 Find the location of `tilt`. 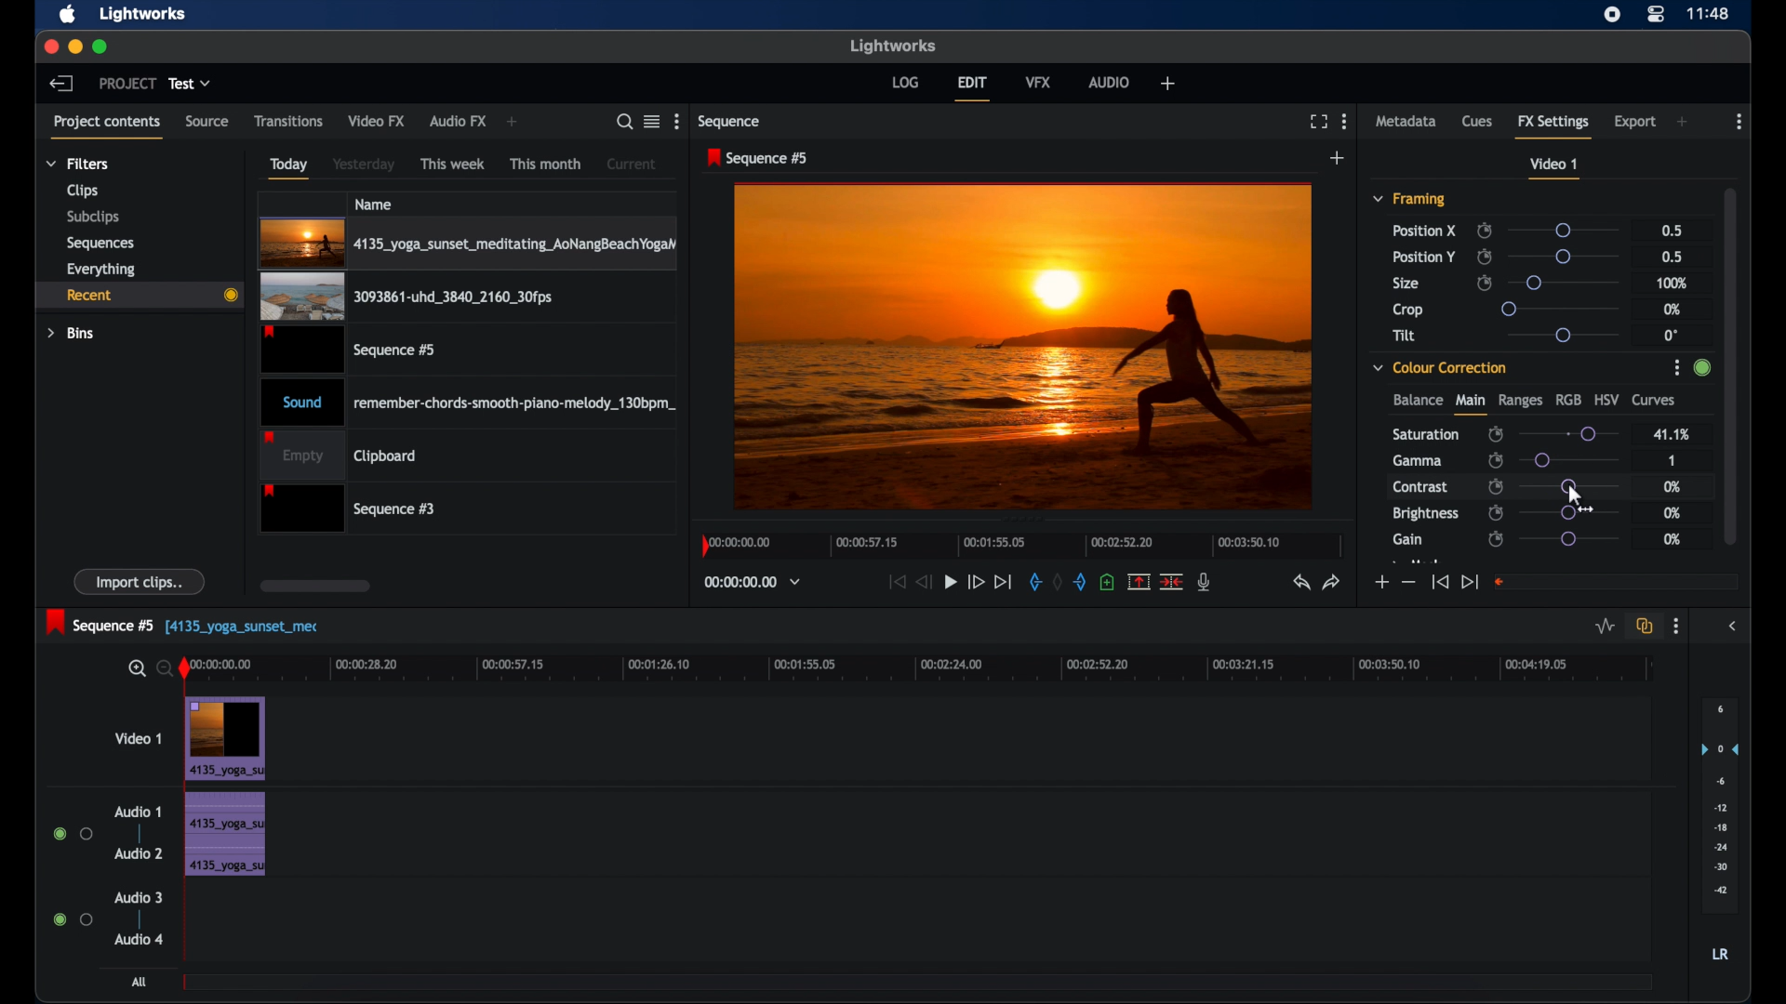

tilt is located at coordinates (1405, 336).